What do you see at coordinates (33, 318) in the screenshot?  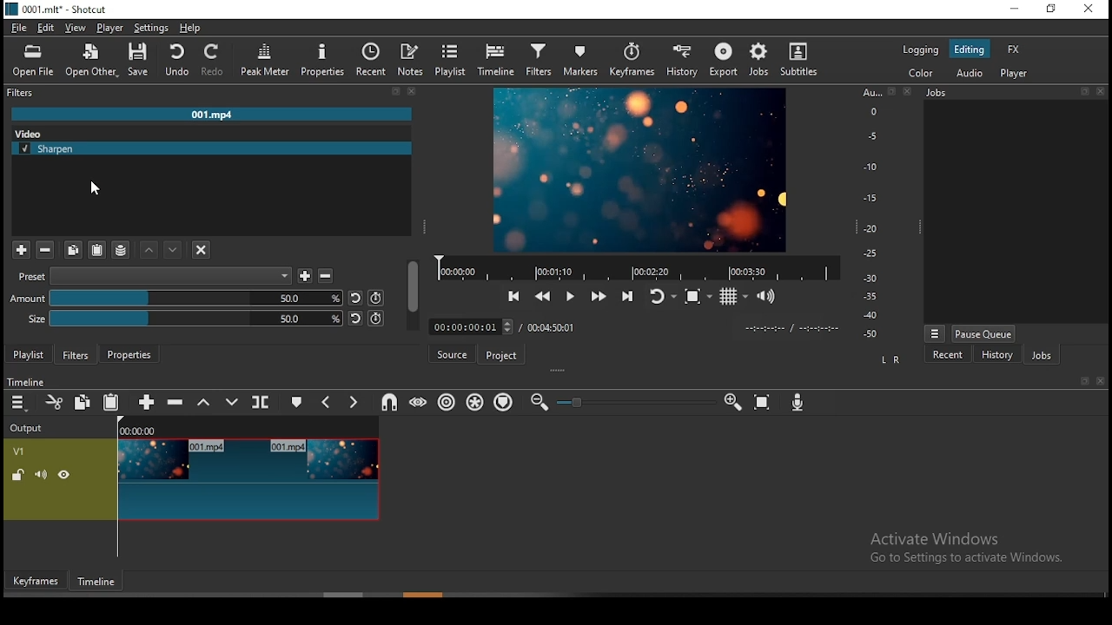 I see `Size` at bounding box center [33, 318].